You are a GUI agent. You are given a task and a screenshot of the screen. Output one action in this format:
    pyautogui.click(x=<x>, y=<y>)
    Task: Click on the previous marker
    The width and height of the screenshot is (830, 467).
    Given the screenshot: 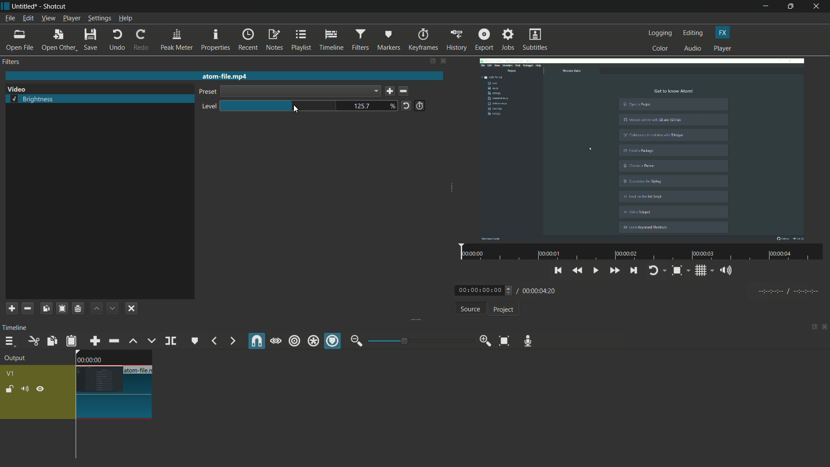 What is the action you would take?
    pyautogui.click(x=214, y=341)
    